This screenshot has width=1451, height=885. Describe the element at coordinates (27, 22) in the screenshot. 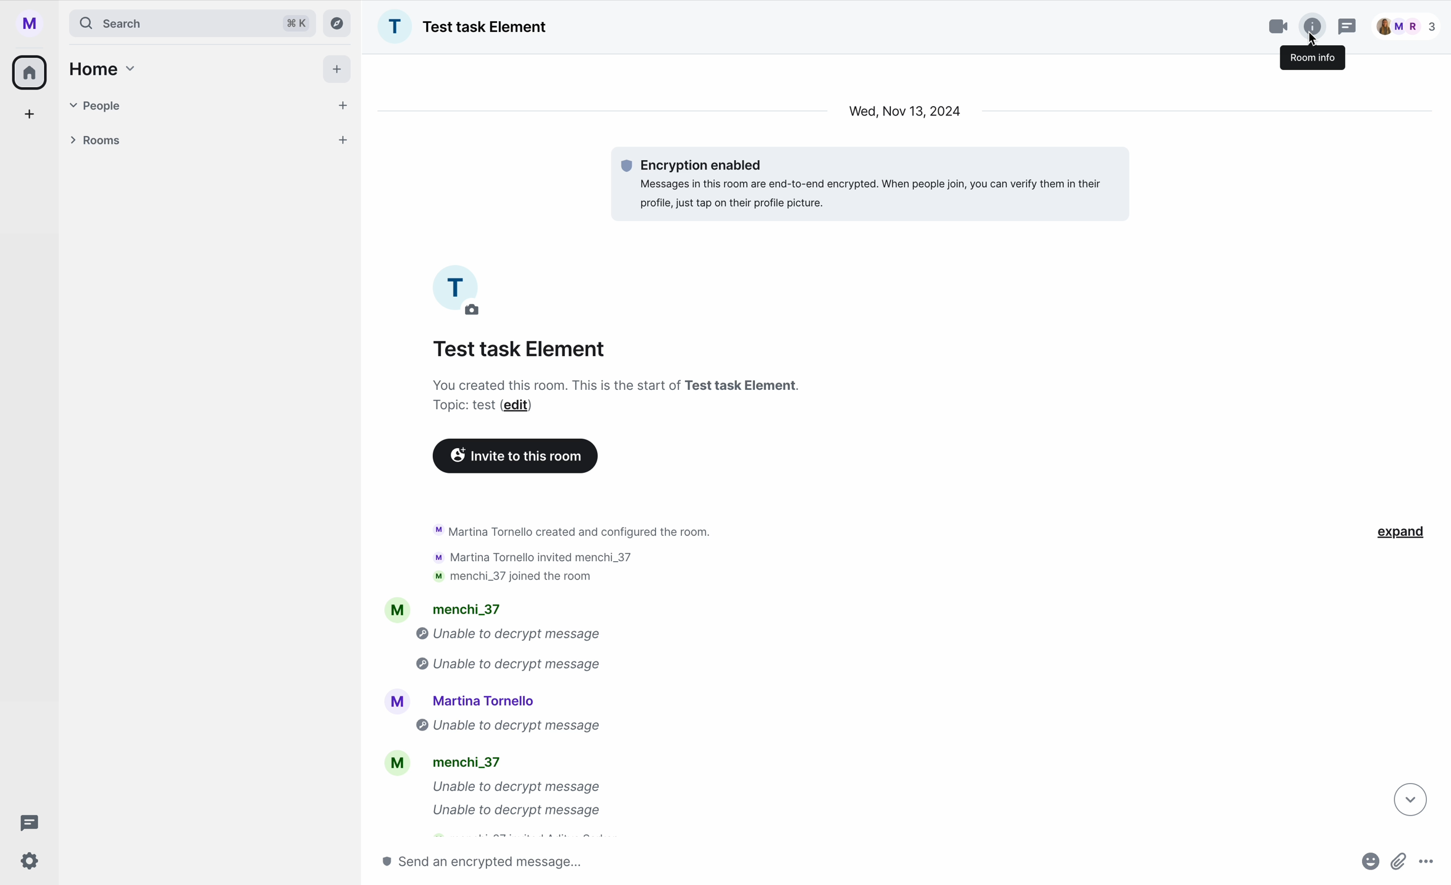

I see `profile` at that location.